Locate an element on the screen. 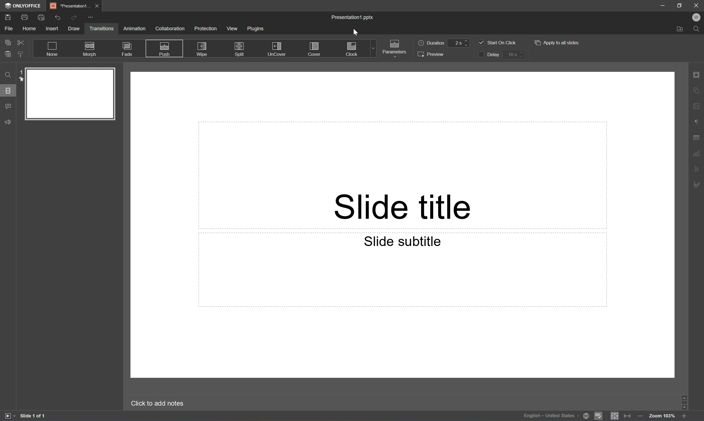 This screenshot has height=421, width=704. Cut is located at coordinates (20, 42).